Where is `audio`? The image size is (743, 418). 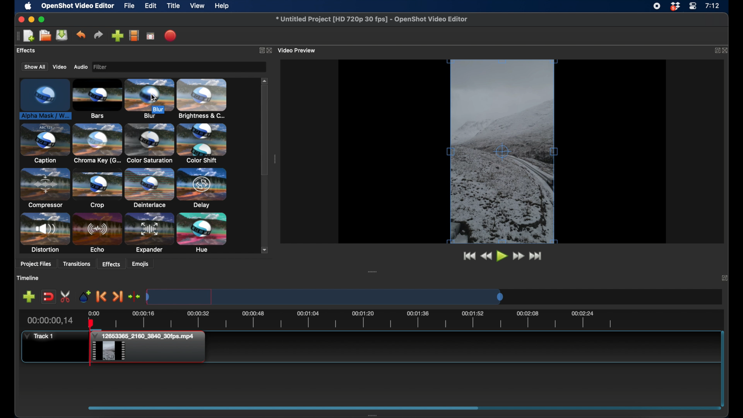 audio is located at coordinates (81, 67).